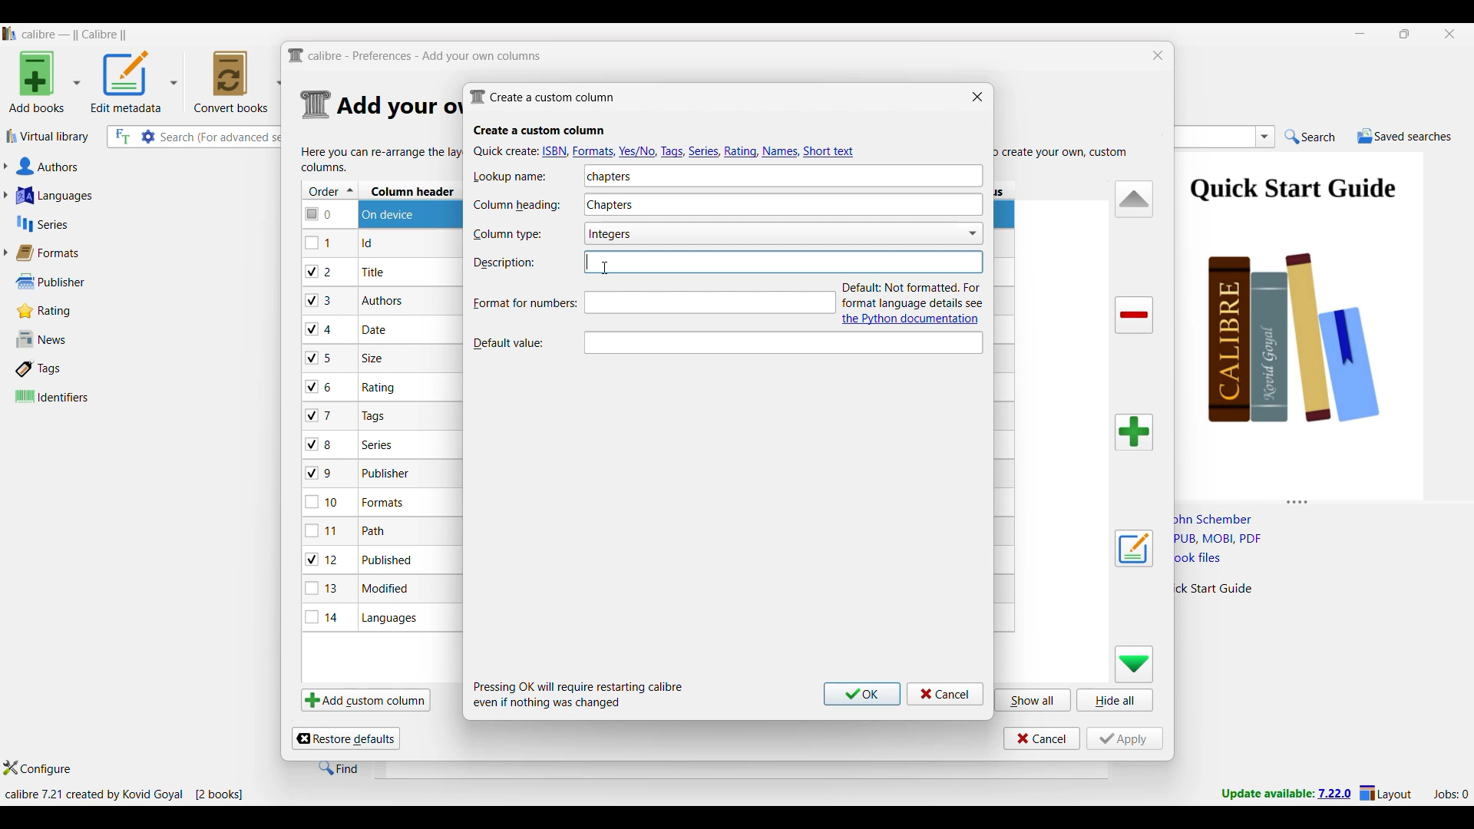 This screenshot has width=1474, height=829. I want to click on Cancel, so click(1042, 738).